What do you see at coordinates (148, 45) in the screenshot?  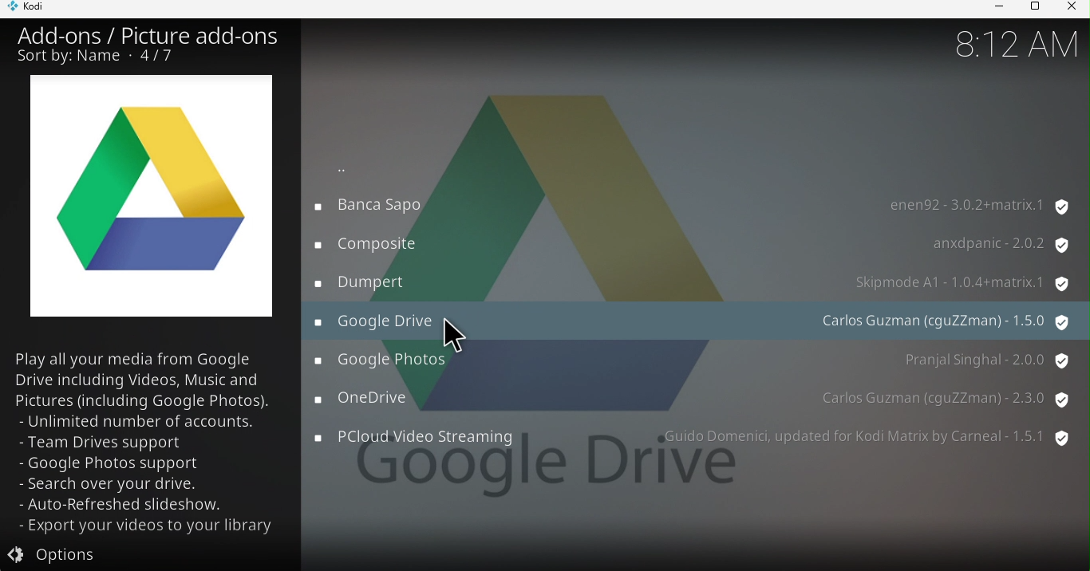 I see `Add-ons/Picture add-ons Sort by name` at bounding box center [148, 45].